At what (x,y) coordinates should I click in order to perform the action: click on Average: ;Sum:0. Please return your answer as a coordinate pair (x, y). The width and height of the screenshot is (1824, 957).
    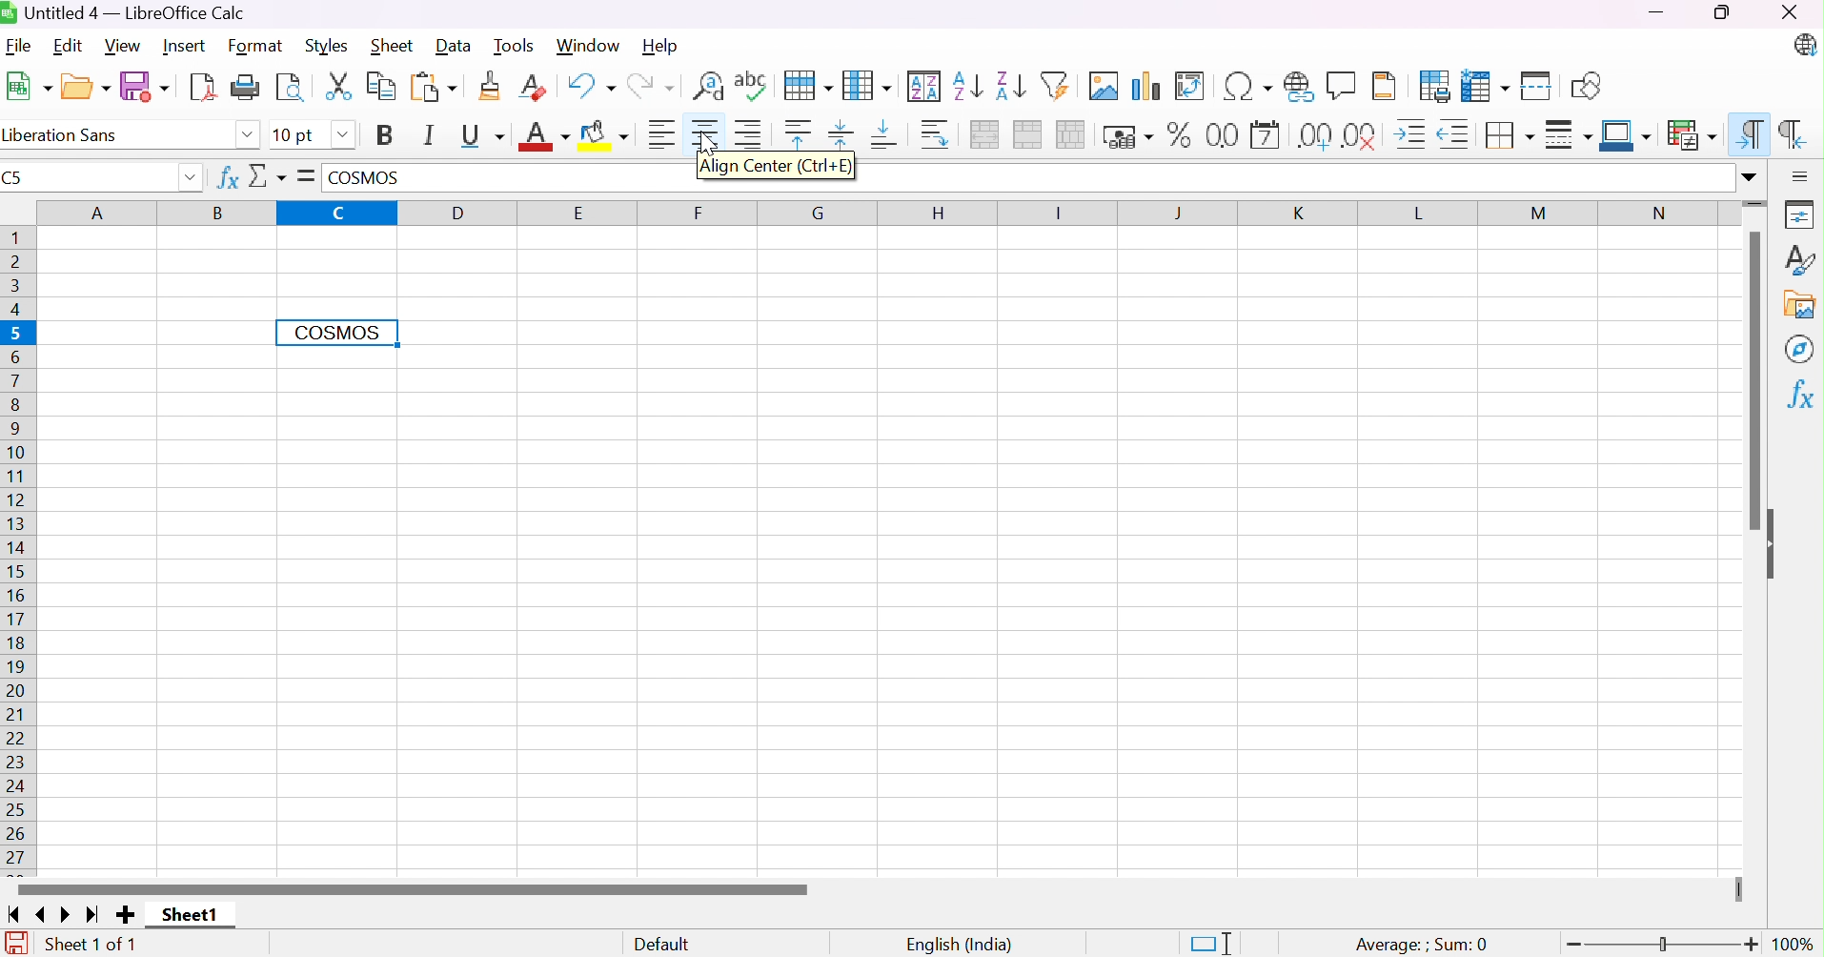
    Looking at the image, I should click on (1421, 946).